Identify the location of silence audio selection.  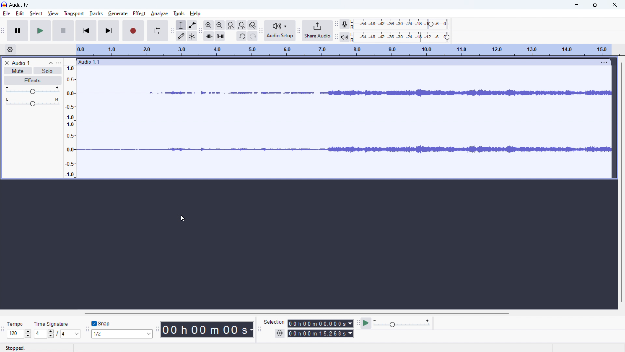
(220, 36).